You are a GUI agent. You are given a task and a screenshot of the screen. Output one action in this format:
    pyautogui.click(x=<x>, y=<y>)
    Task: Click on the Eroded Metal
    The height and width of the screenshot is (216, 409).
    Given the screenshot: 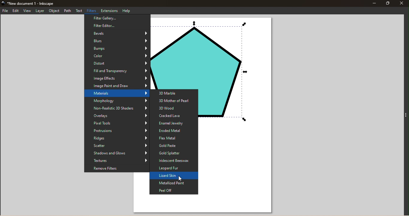 What is the action you would take?
    pyautogui.click(x=174, y=131)
    